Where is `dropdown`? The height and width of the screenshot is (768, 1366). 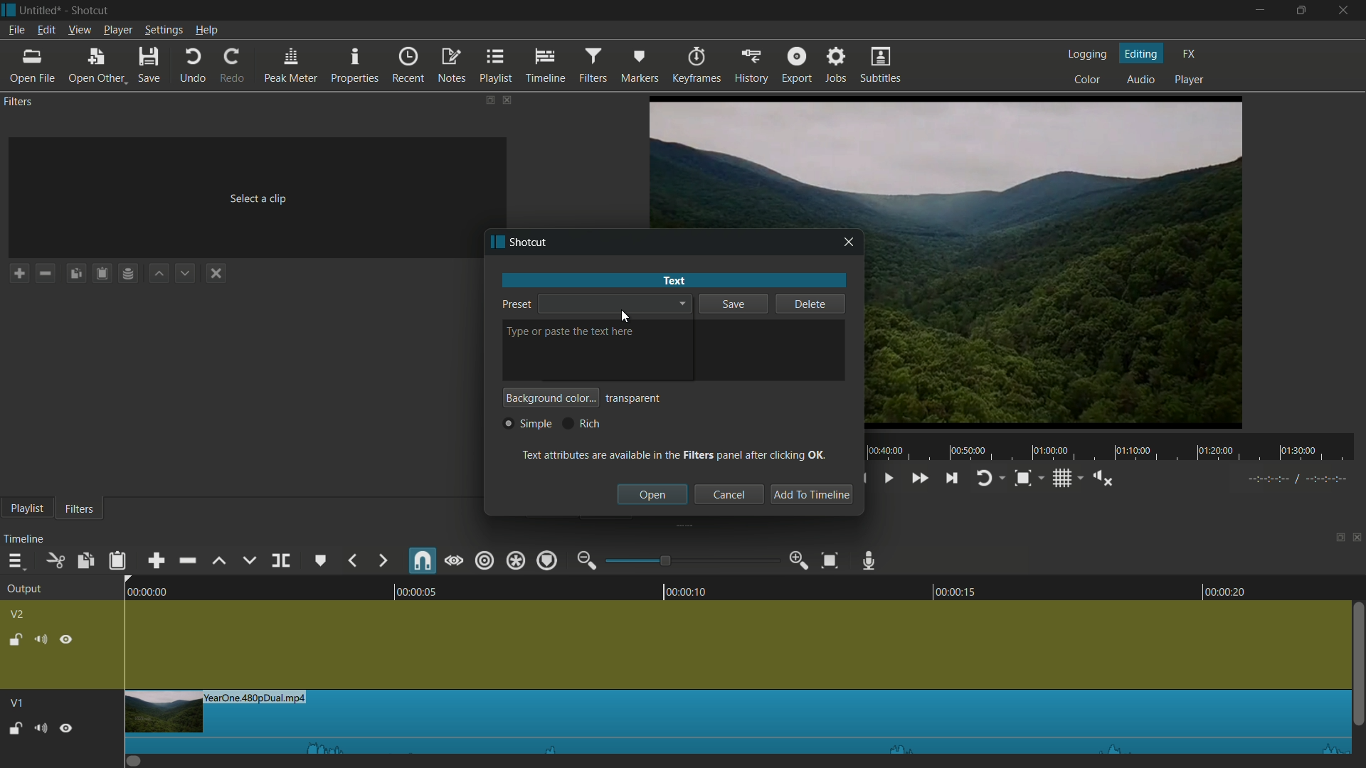
dropdown is located at coordinates (613, 302).